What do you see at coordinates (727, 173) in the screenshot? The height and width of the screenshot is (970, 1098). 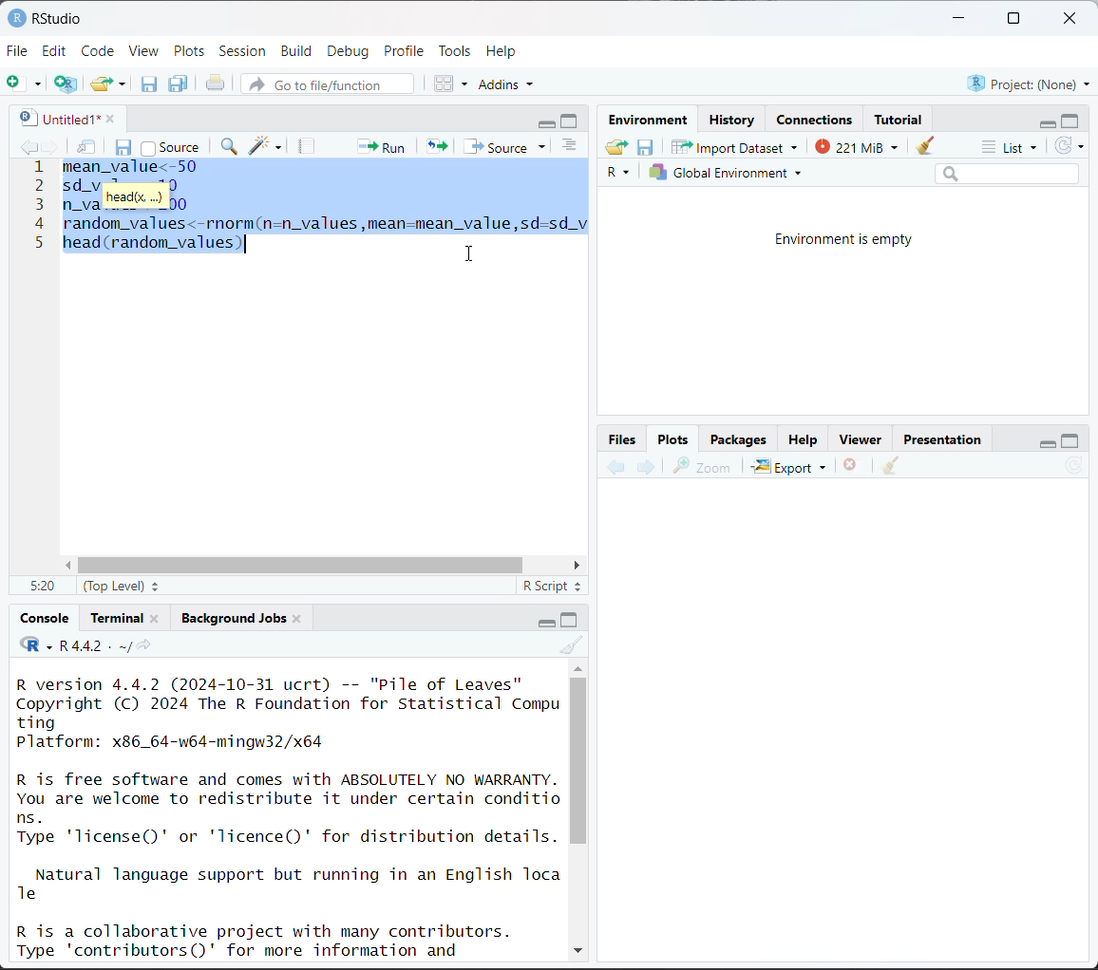 I see `Global environment` at bounding box center [727, 173].